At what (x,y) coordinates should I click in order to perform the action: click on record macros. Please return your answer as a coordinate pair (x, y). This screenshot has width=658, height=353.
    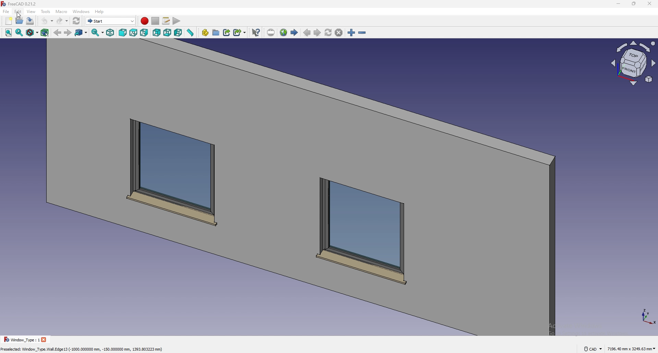
    Looking at the image, I should click on (144, 21).